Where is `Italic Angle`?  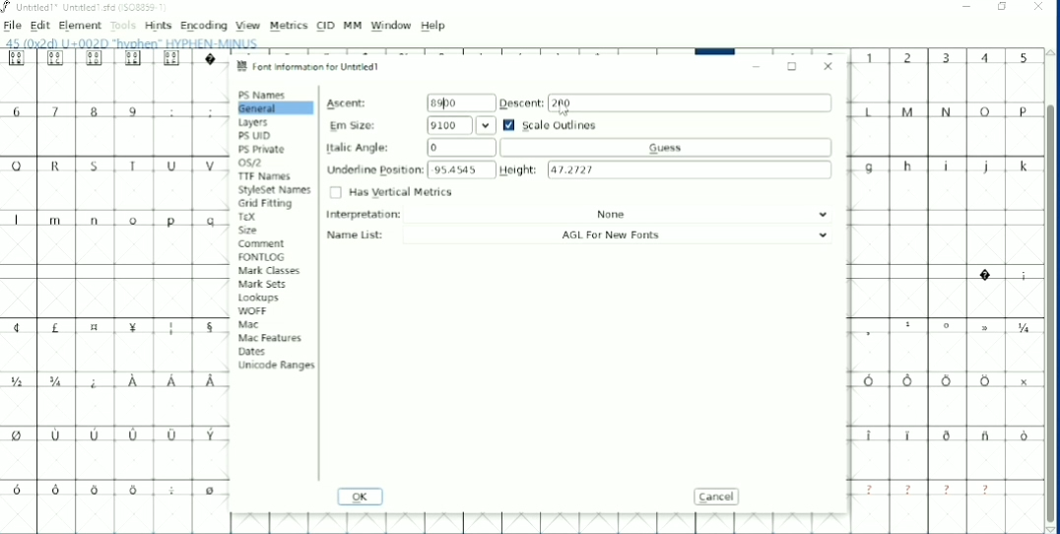 Italic Angle is located at coordinates (570, 147).